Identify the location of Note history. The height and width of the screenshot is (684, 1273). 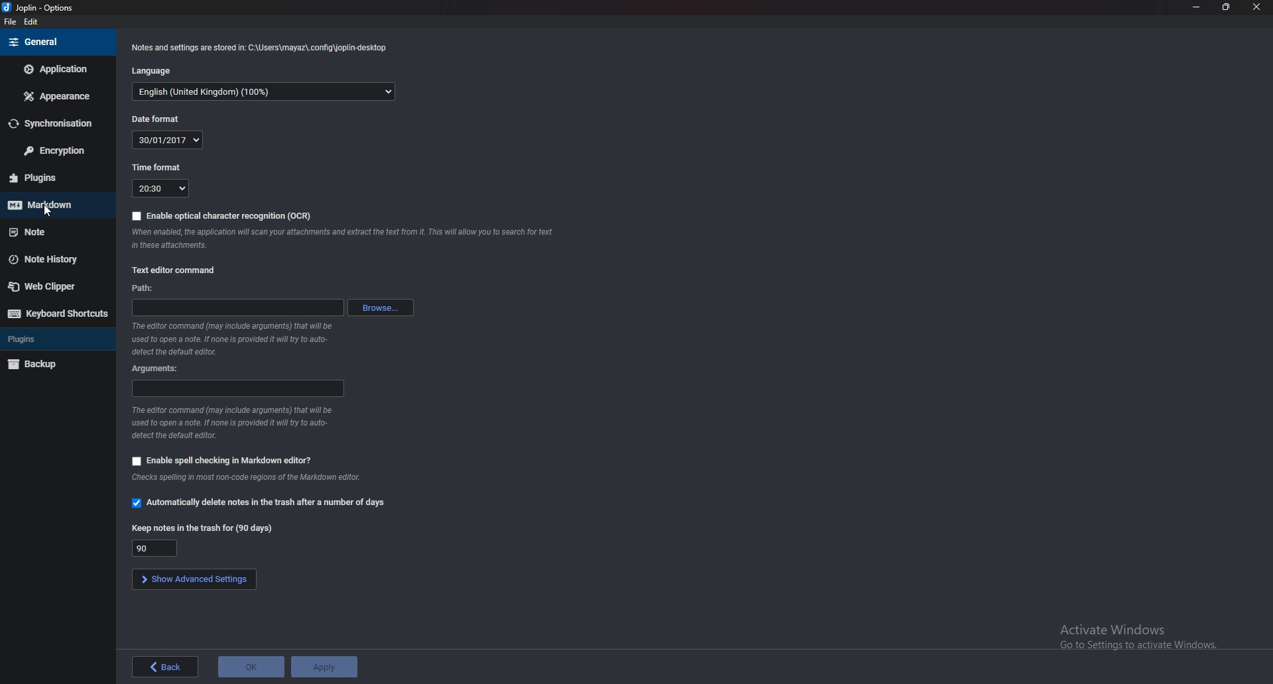
(53, 259).